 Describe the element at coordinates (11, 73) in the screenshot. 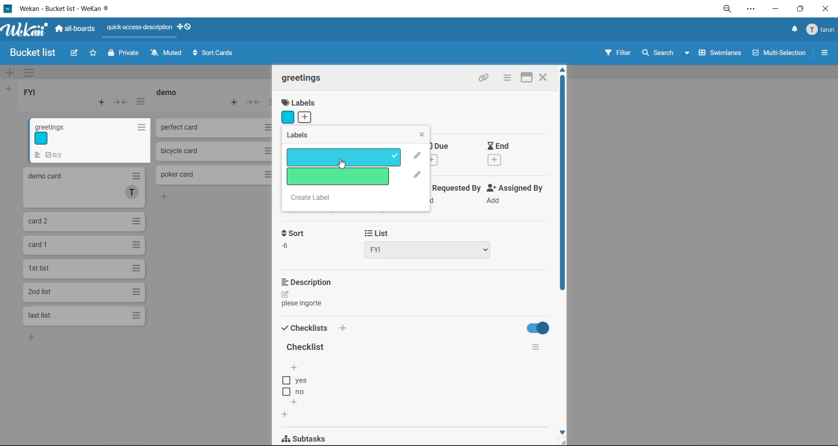

I see `add swimlane` at that location.